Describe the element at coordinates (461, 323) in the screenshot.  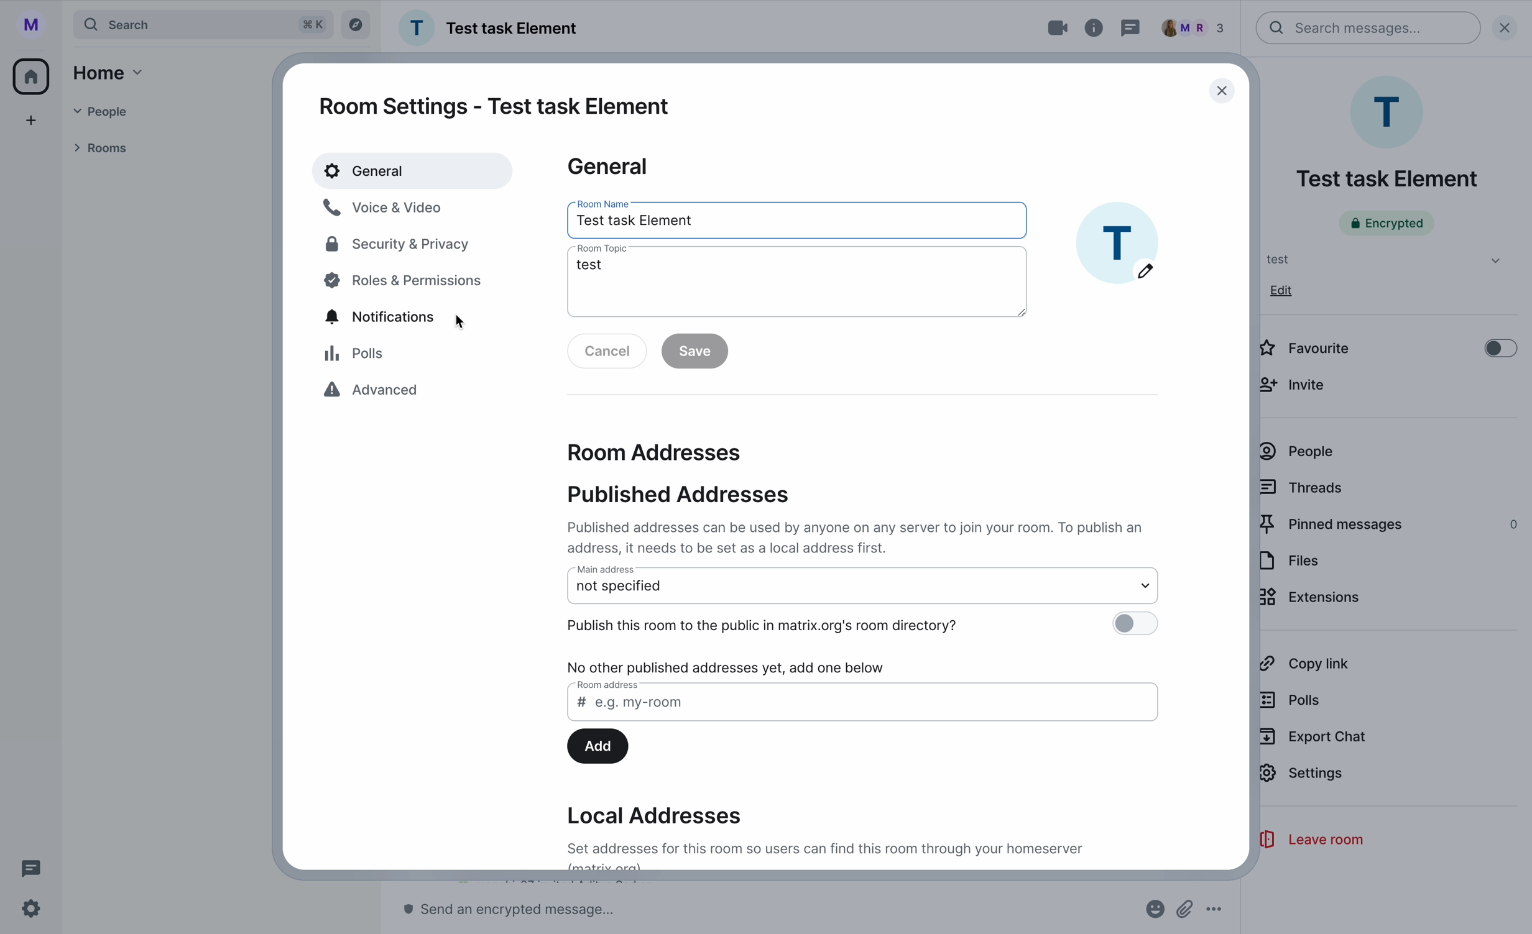
I see `cursor` at that location.